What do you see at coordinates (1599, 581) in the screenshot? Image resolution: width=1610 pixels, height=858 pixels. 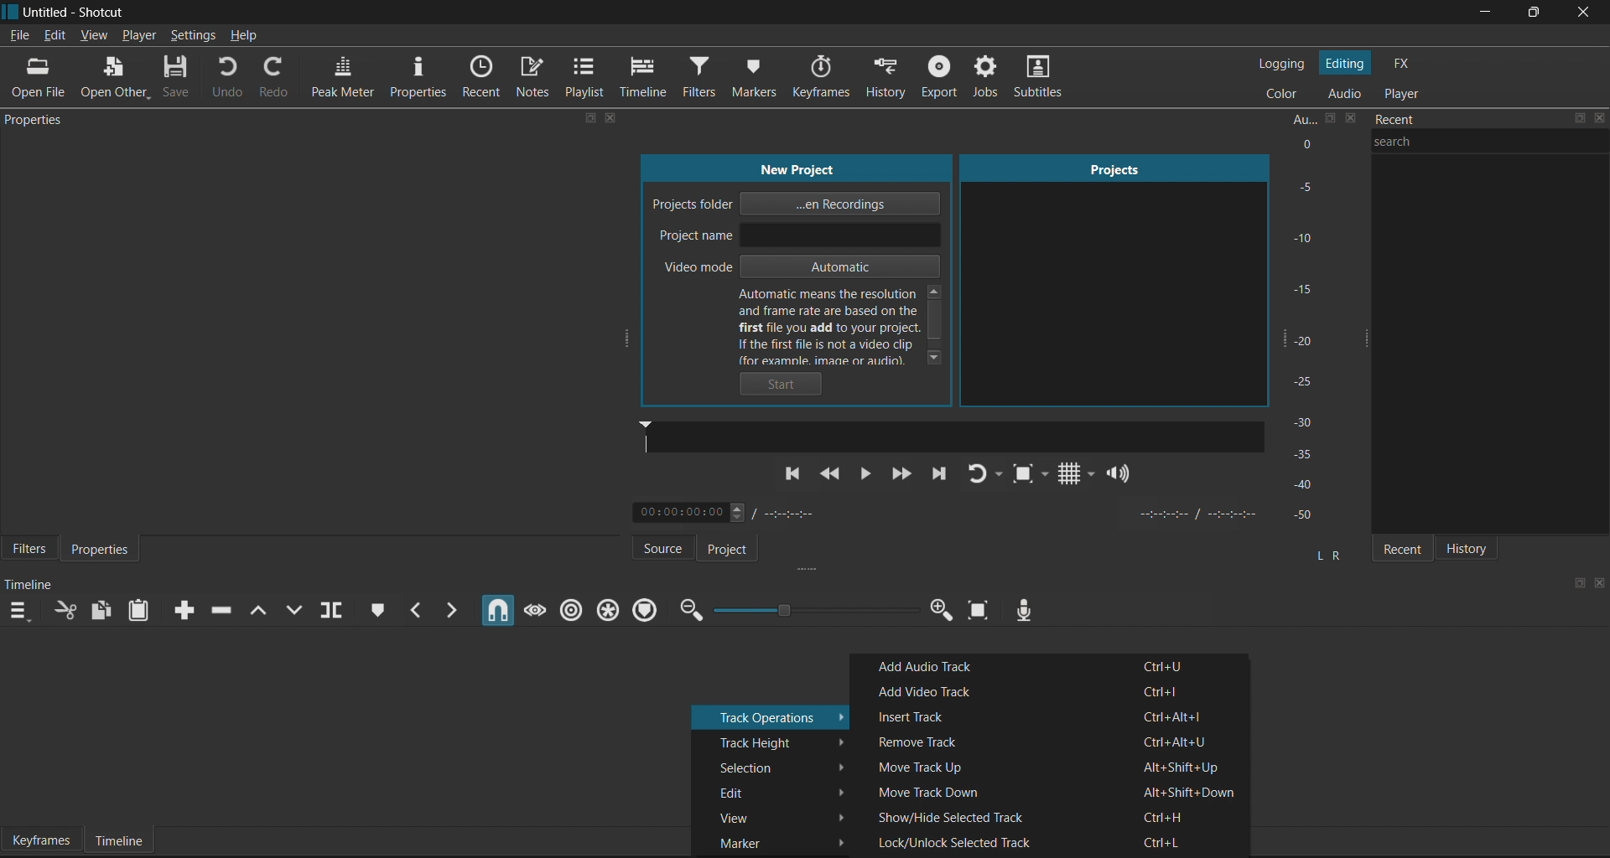 I see `close` at bounding box center [1599, 581].